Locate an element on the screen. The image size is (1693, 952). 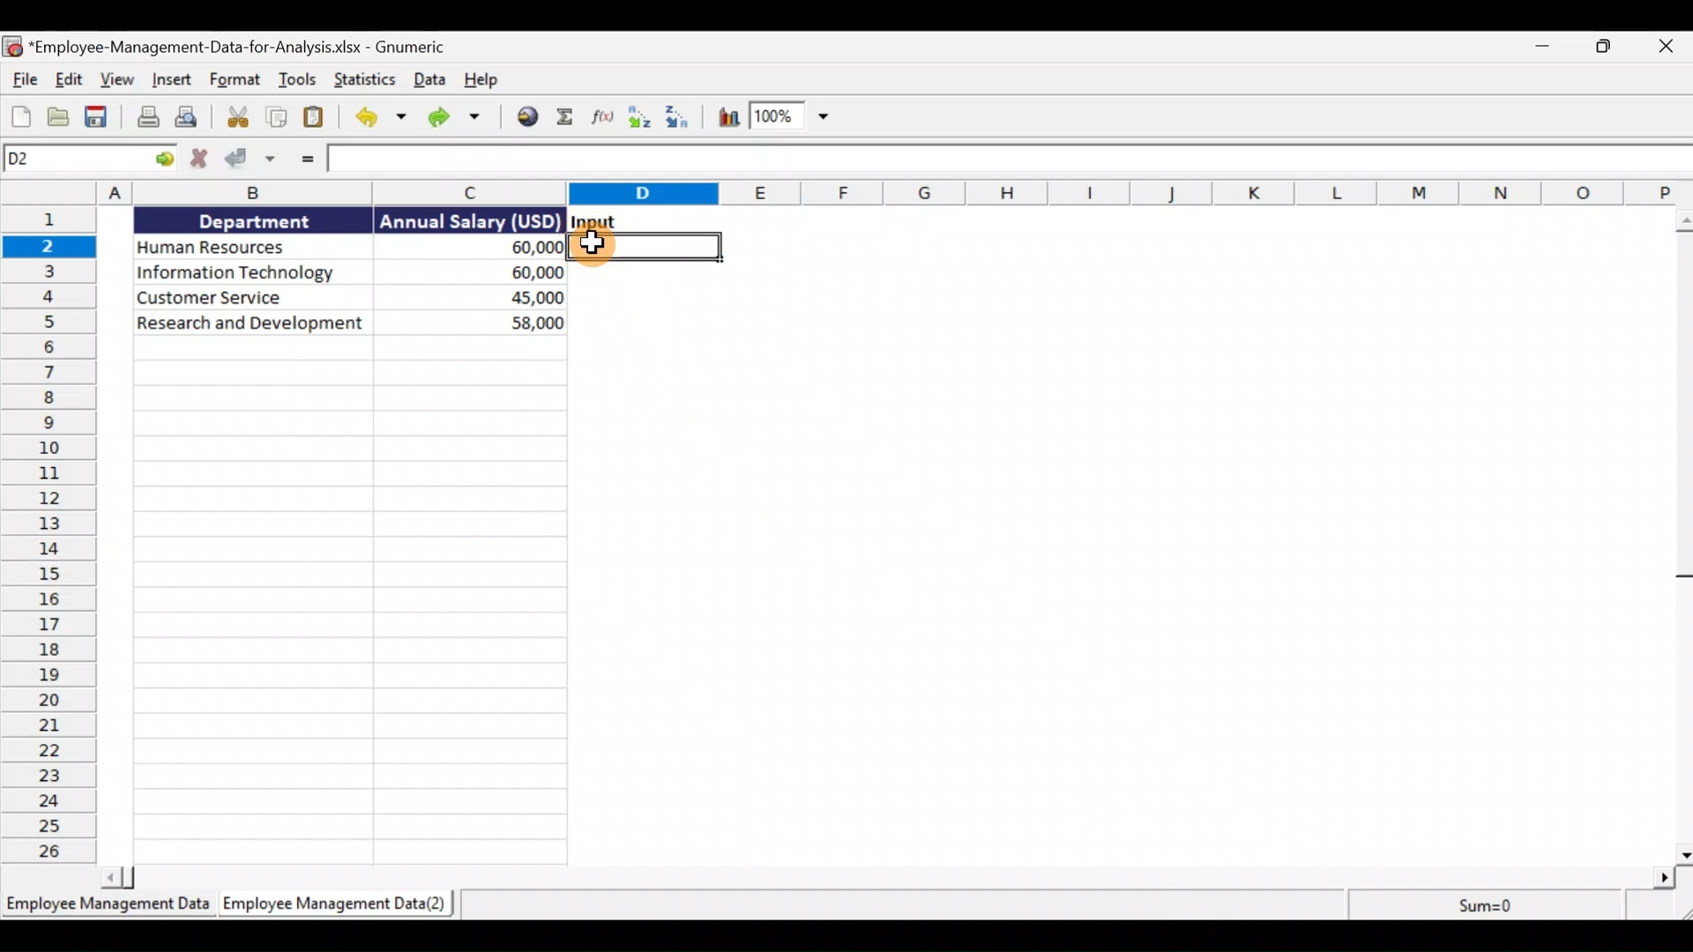
Print preview is located at coordinates (193, 119).